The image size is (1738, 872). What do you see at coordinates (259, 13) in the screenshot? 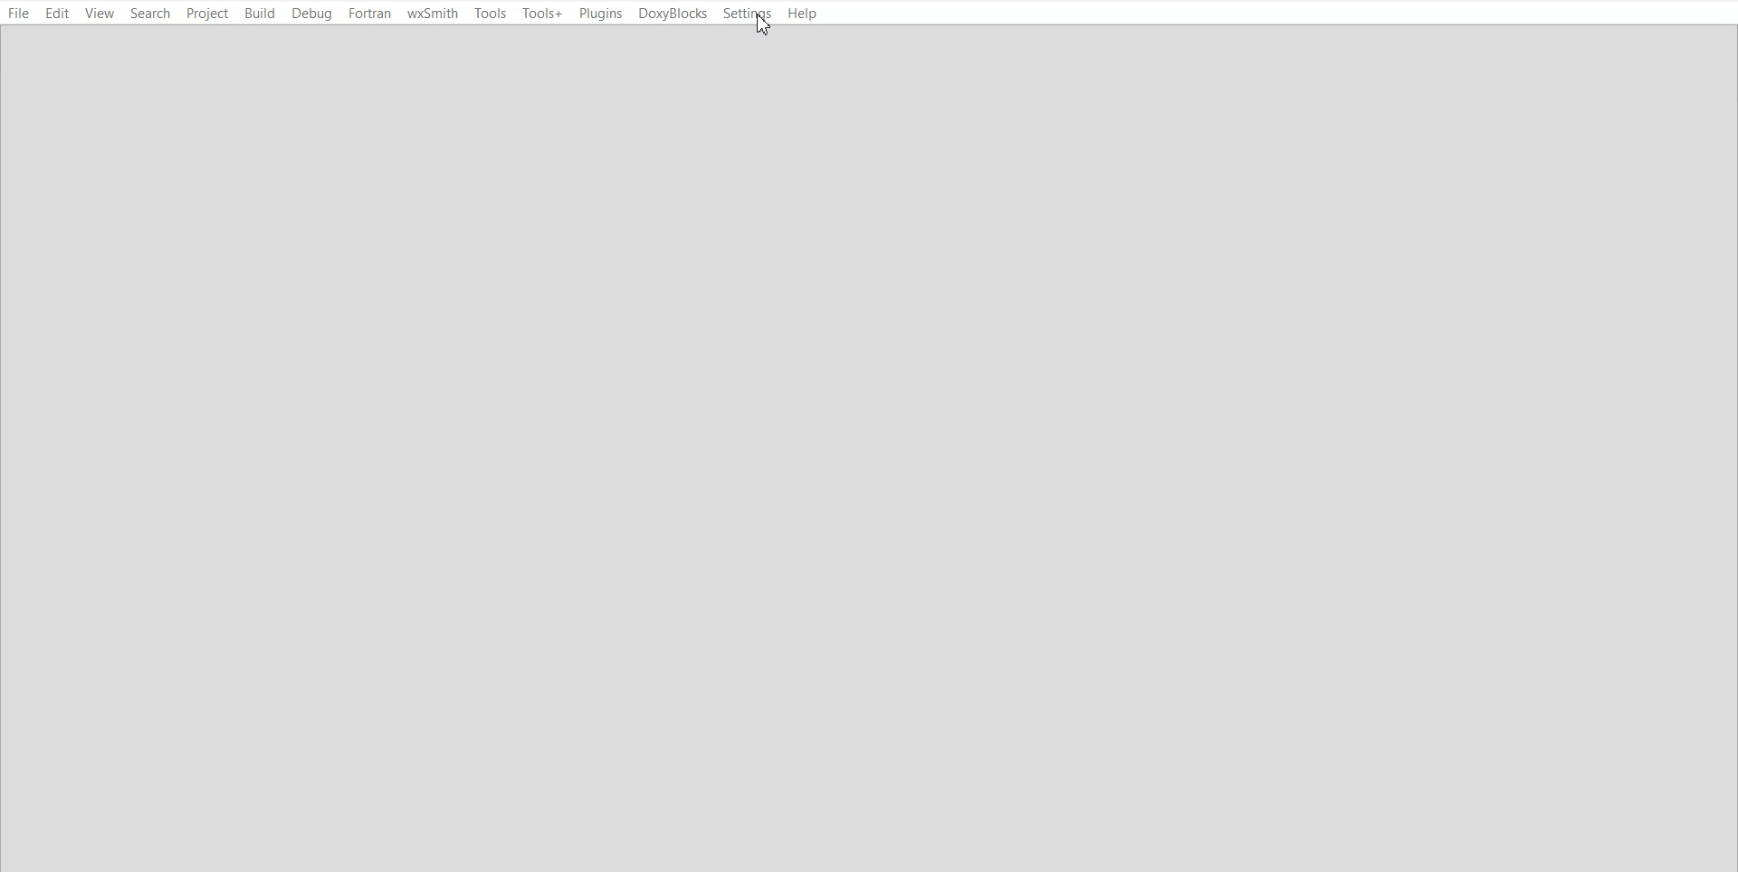
I see `Build` at bounding box center [259, 13].